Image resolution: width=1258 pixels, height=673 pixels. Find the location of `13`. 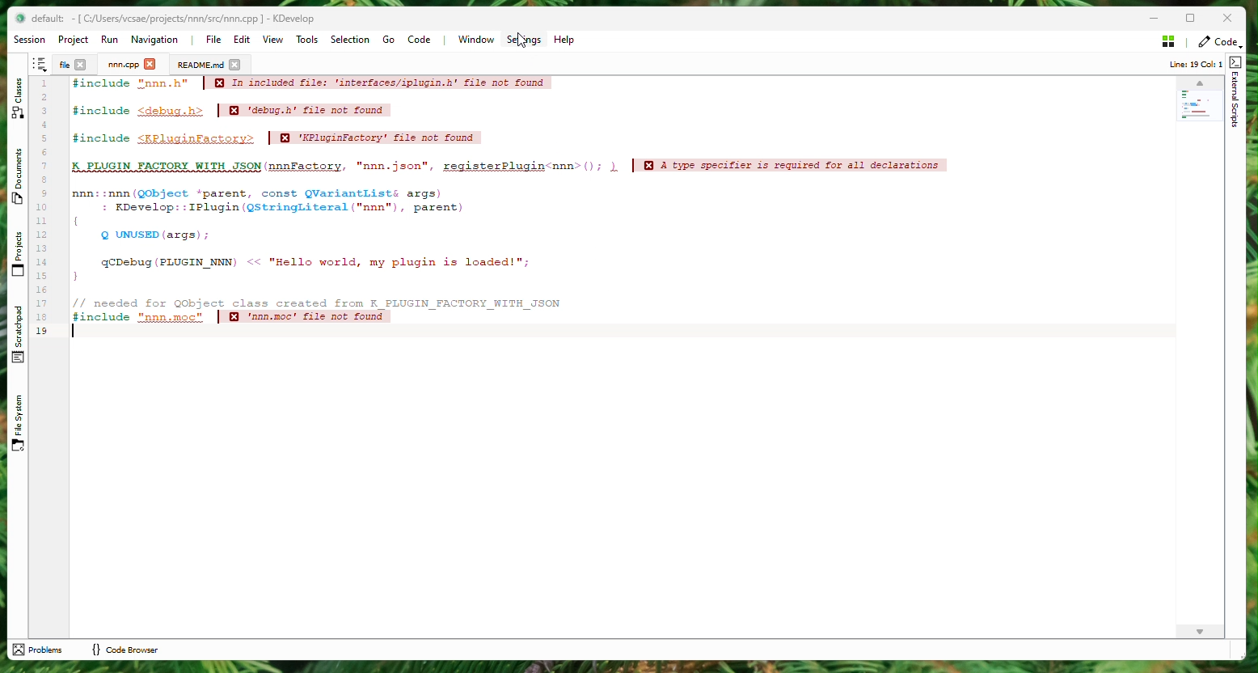

13 is located at coordinates (43, 248).